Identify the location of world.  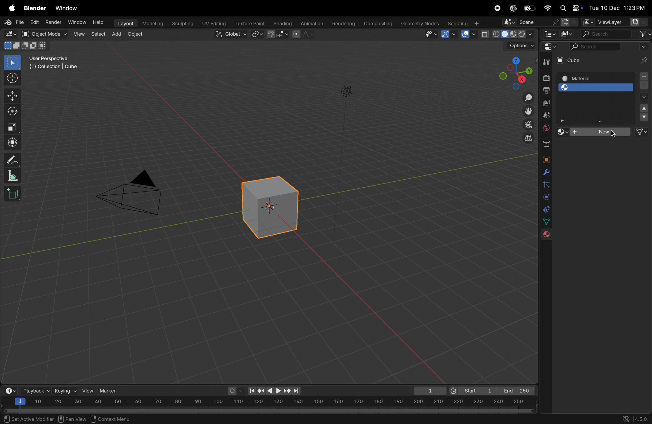
(546, 127).